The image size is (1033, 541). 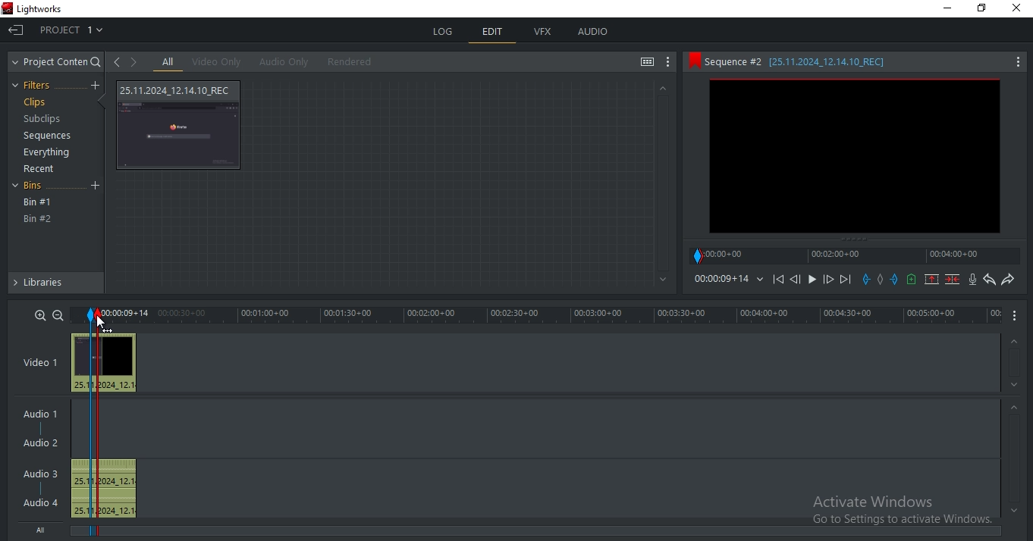 I want to click on edit, so click(x=492, y=33).